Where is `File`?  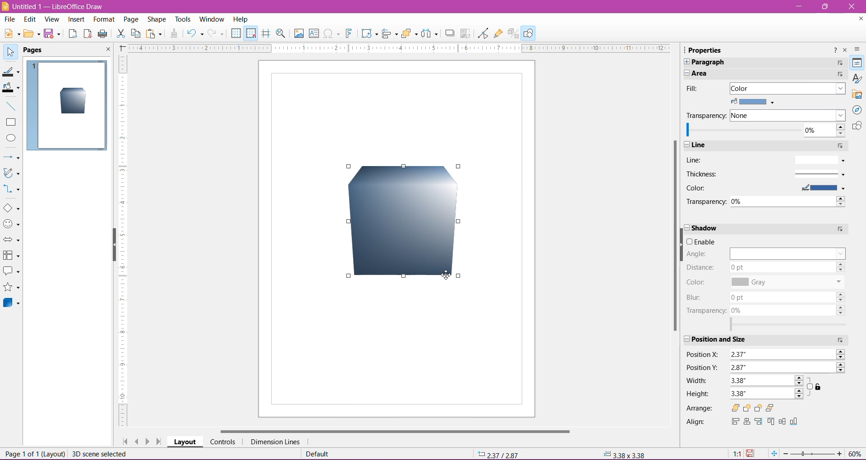 File is located at coordinates (10, 19).